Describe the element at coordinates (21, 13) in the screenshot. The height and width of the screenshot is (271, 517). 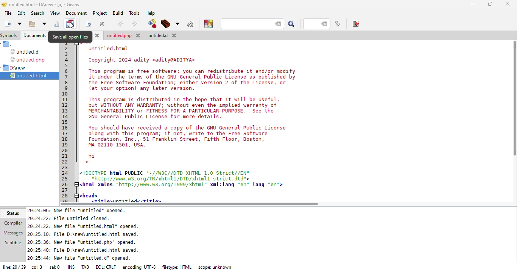
I see `edit` at that location.